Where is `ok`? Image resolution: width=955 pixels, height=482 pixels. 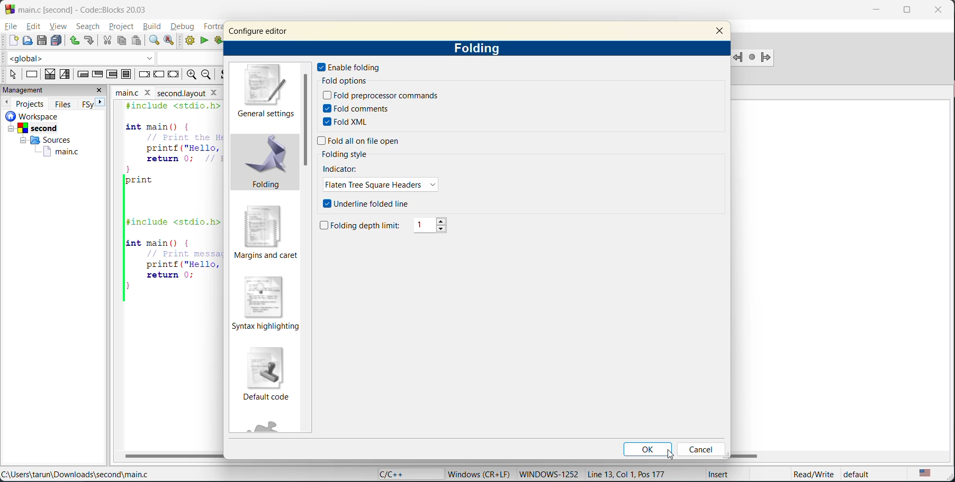
ok is located at coordinates (647, 450).